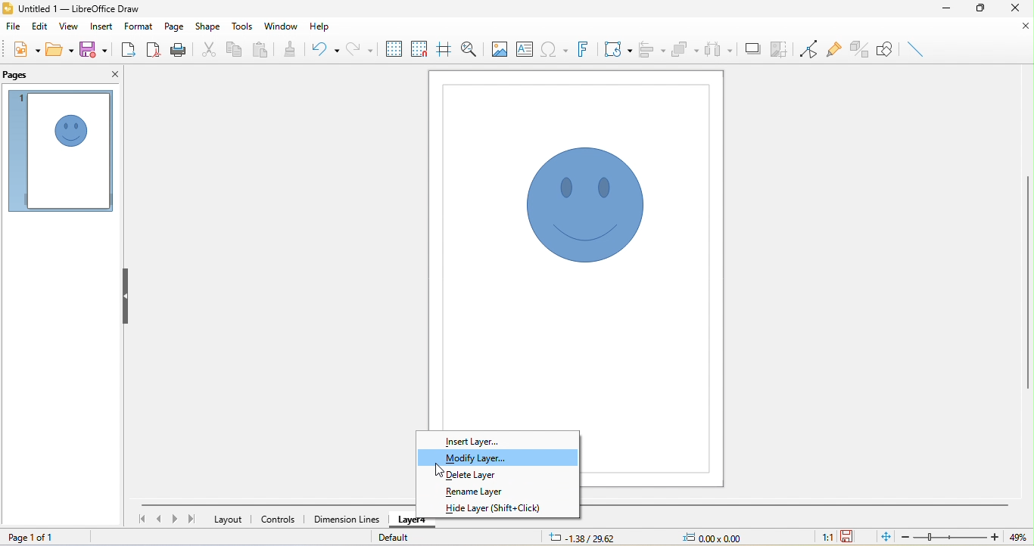 This screenshot has width=1034, height=546. I want to click on file, so click(14, 29).